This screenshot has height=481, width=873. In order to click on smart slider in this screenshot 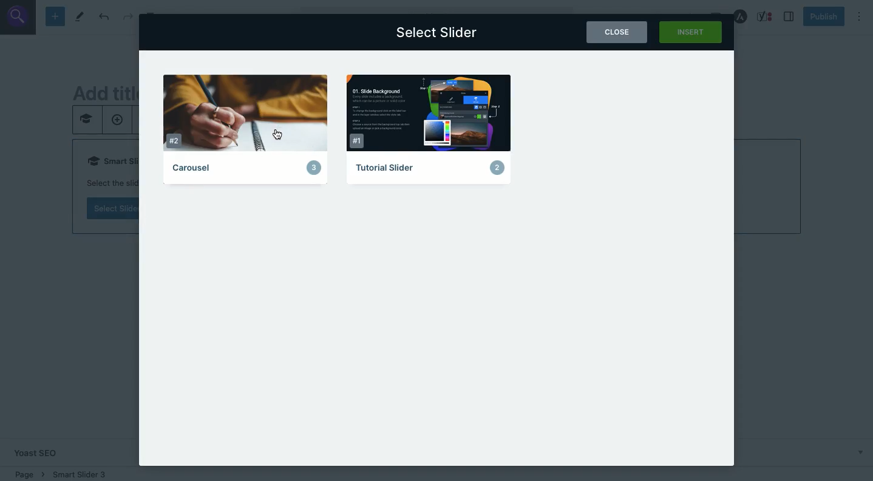, I will do `click(86, 121)`.